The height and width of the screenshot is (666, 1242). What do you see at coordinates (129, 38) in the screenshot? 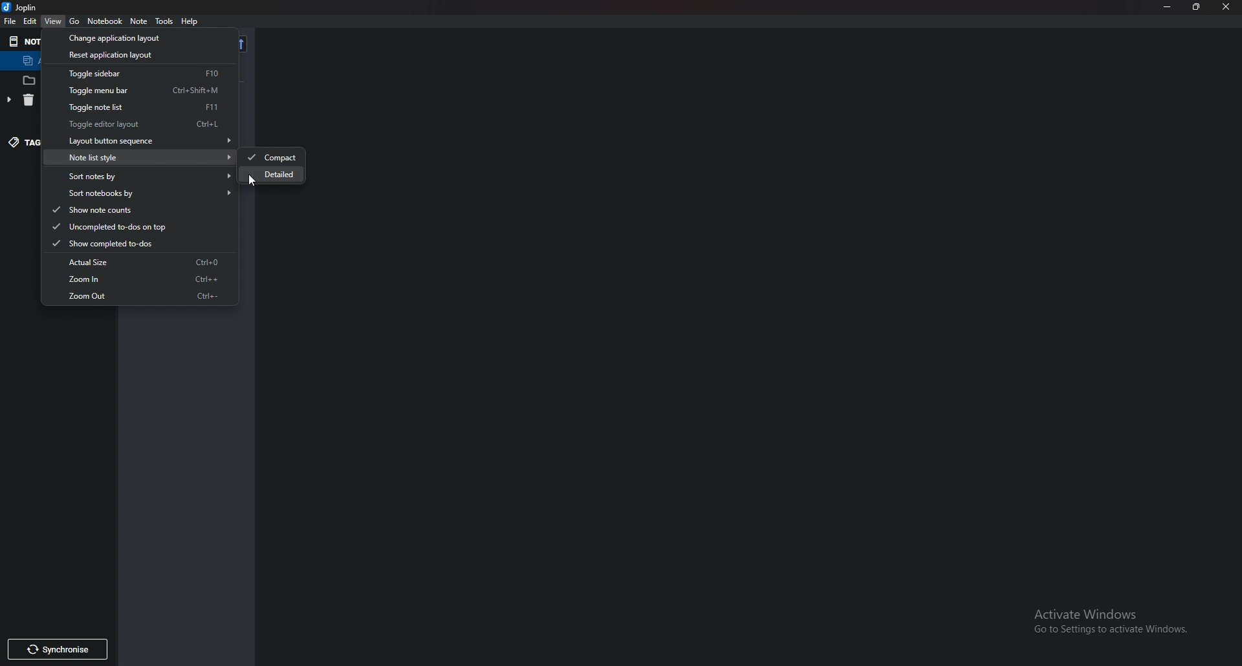
I see `Change application layout` at bounding box center [129, 38].